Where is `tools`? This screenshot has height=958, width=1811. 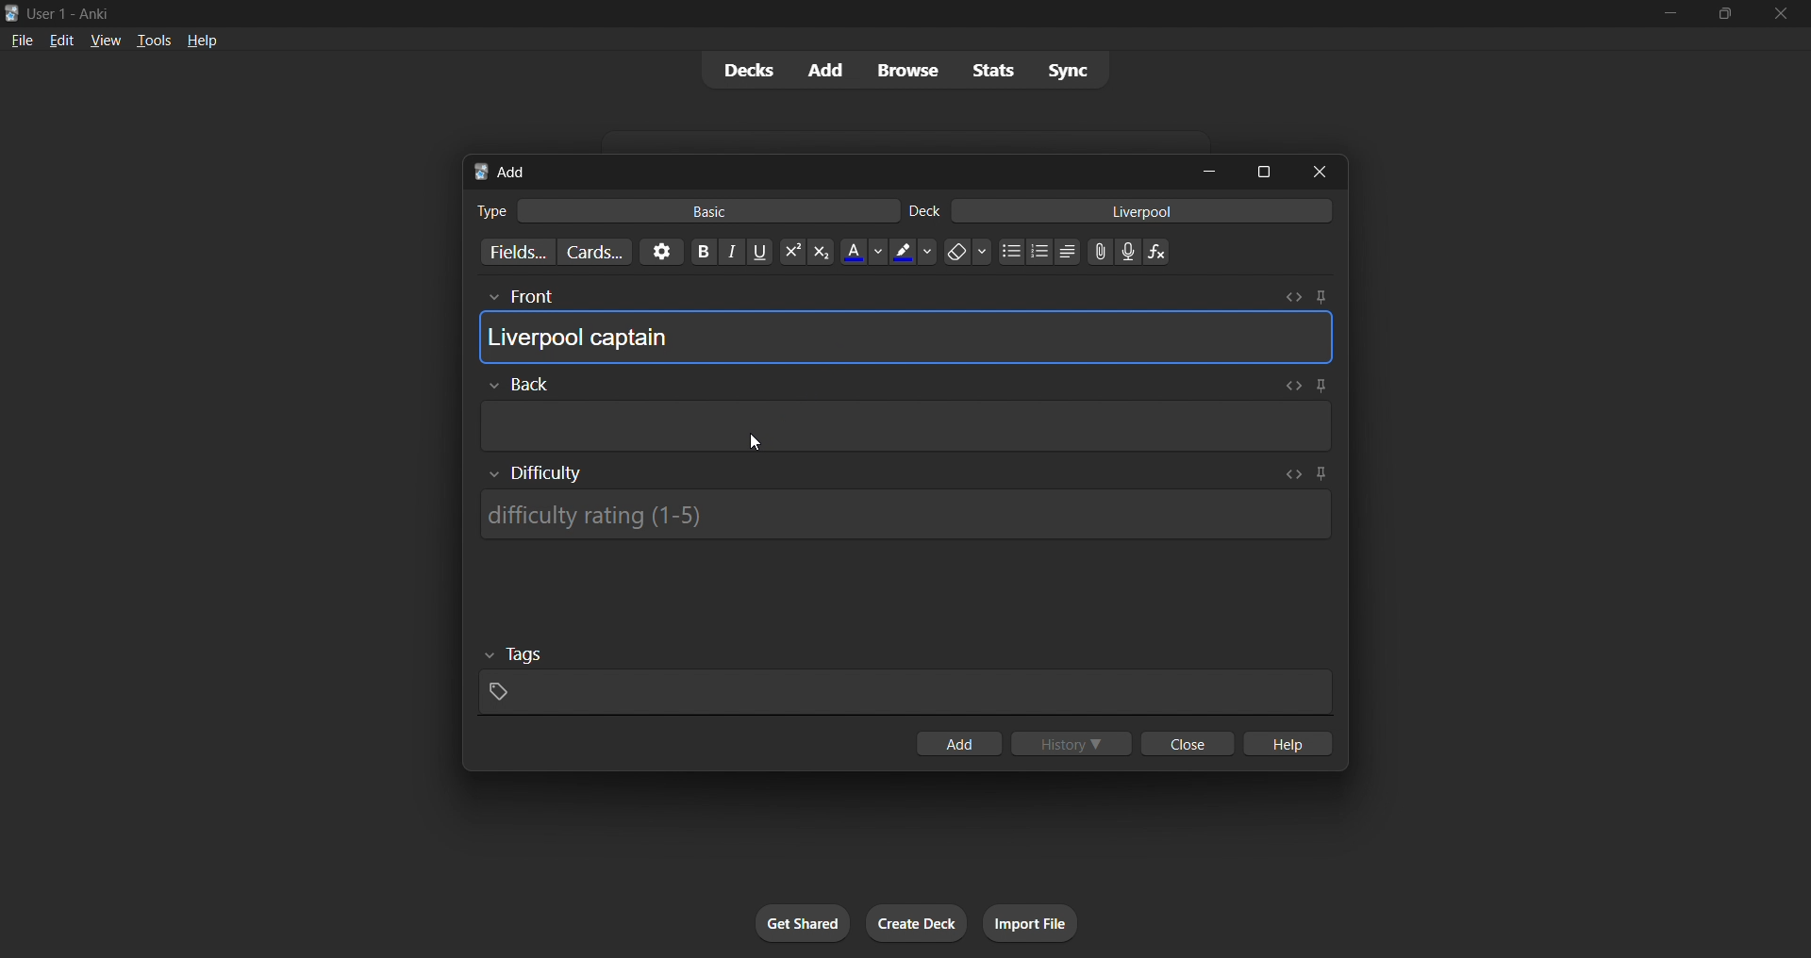
tools is located at coordinates (152, 40).